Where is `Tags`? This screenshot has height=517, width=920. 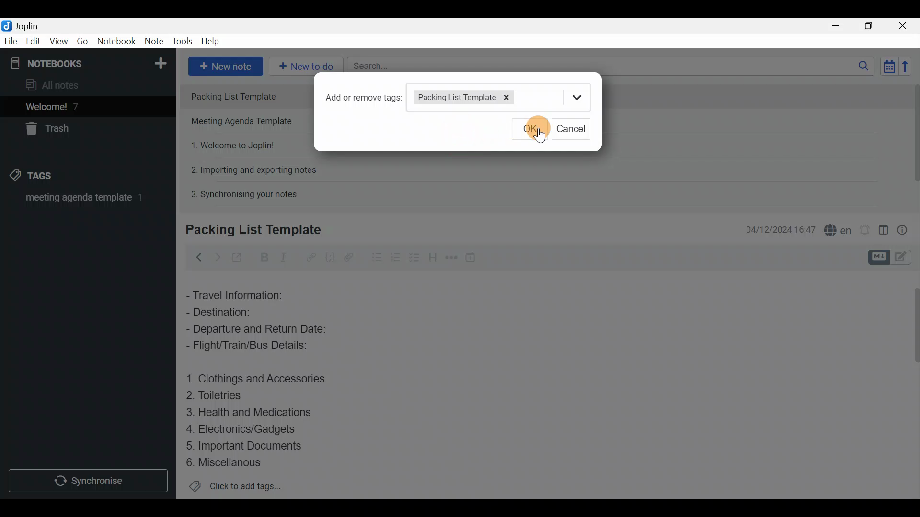 Tags is located at coordinates (46, 177).